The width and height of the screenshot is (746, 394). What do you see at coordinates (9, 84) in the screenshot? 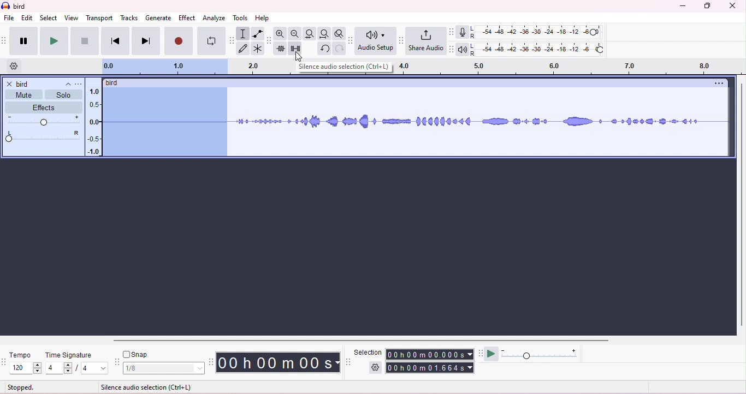
I see `close` at bounding box center [9, 84].